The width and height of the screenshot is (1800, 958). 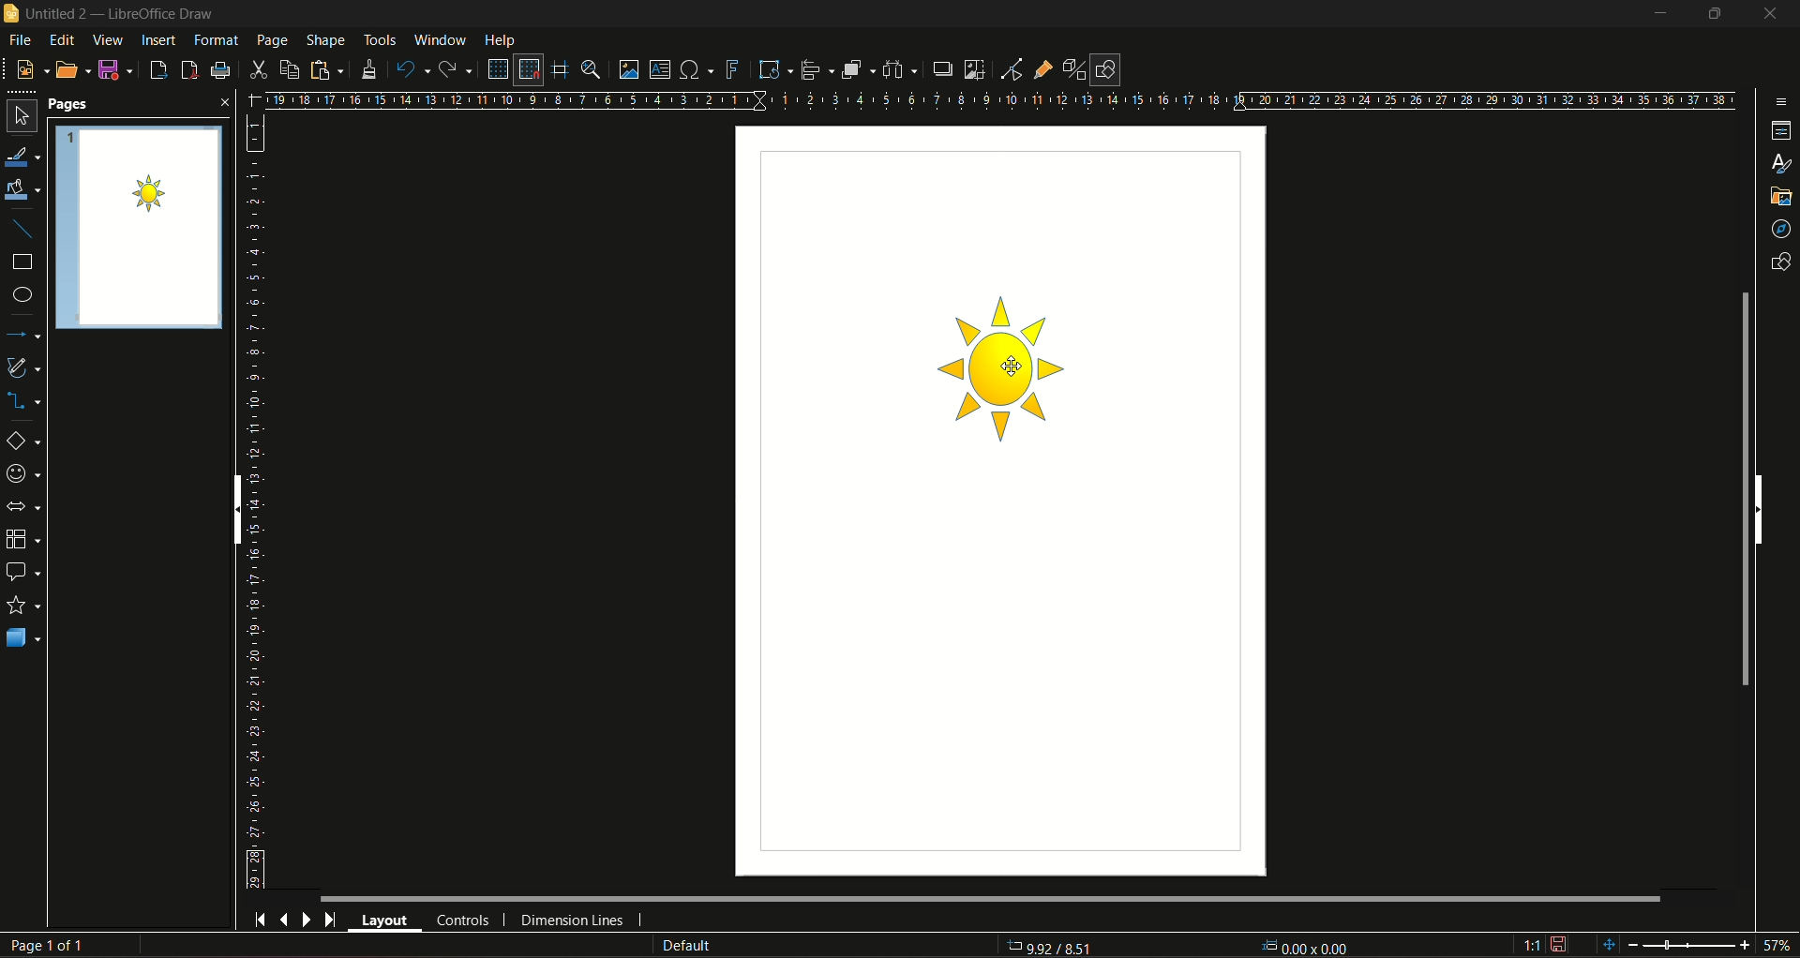 What do you see at coordinates (1560, 945) in the screenshot?
I see `save` at bounding box center [1560, 945].